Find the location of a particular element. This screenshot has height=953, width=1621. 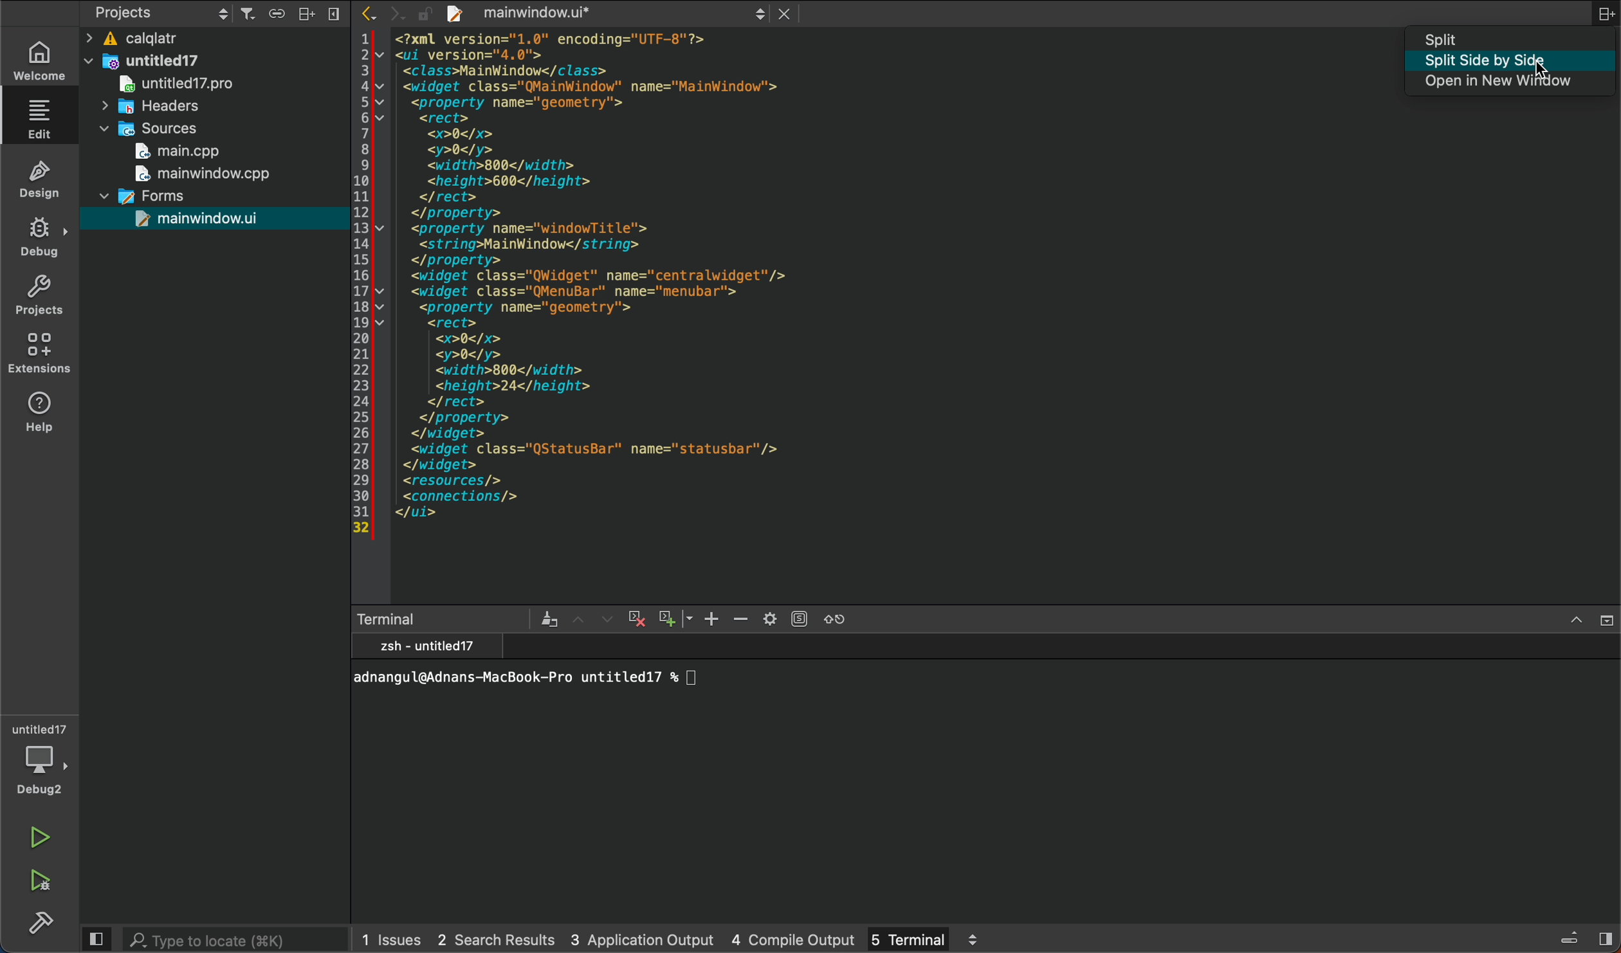

reset is located at coordinates (834, 619).